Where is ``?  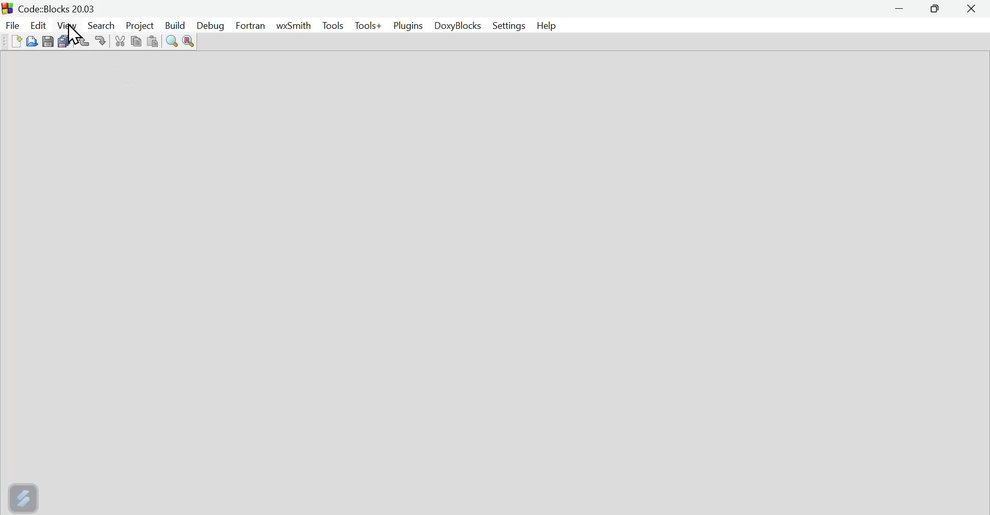  is located at coordinates (155, 41).